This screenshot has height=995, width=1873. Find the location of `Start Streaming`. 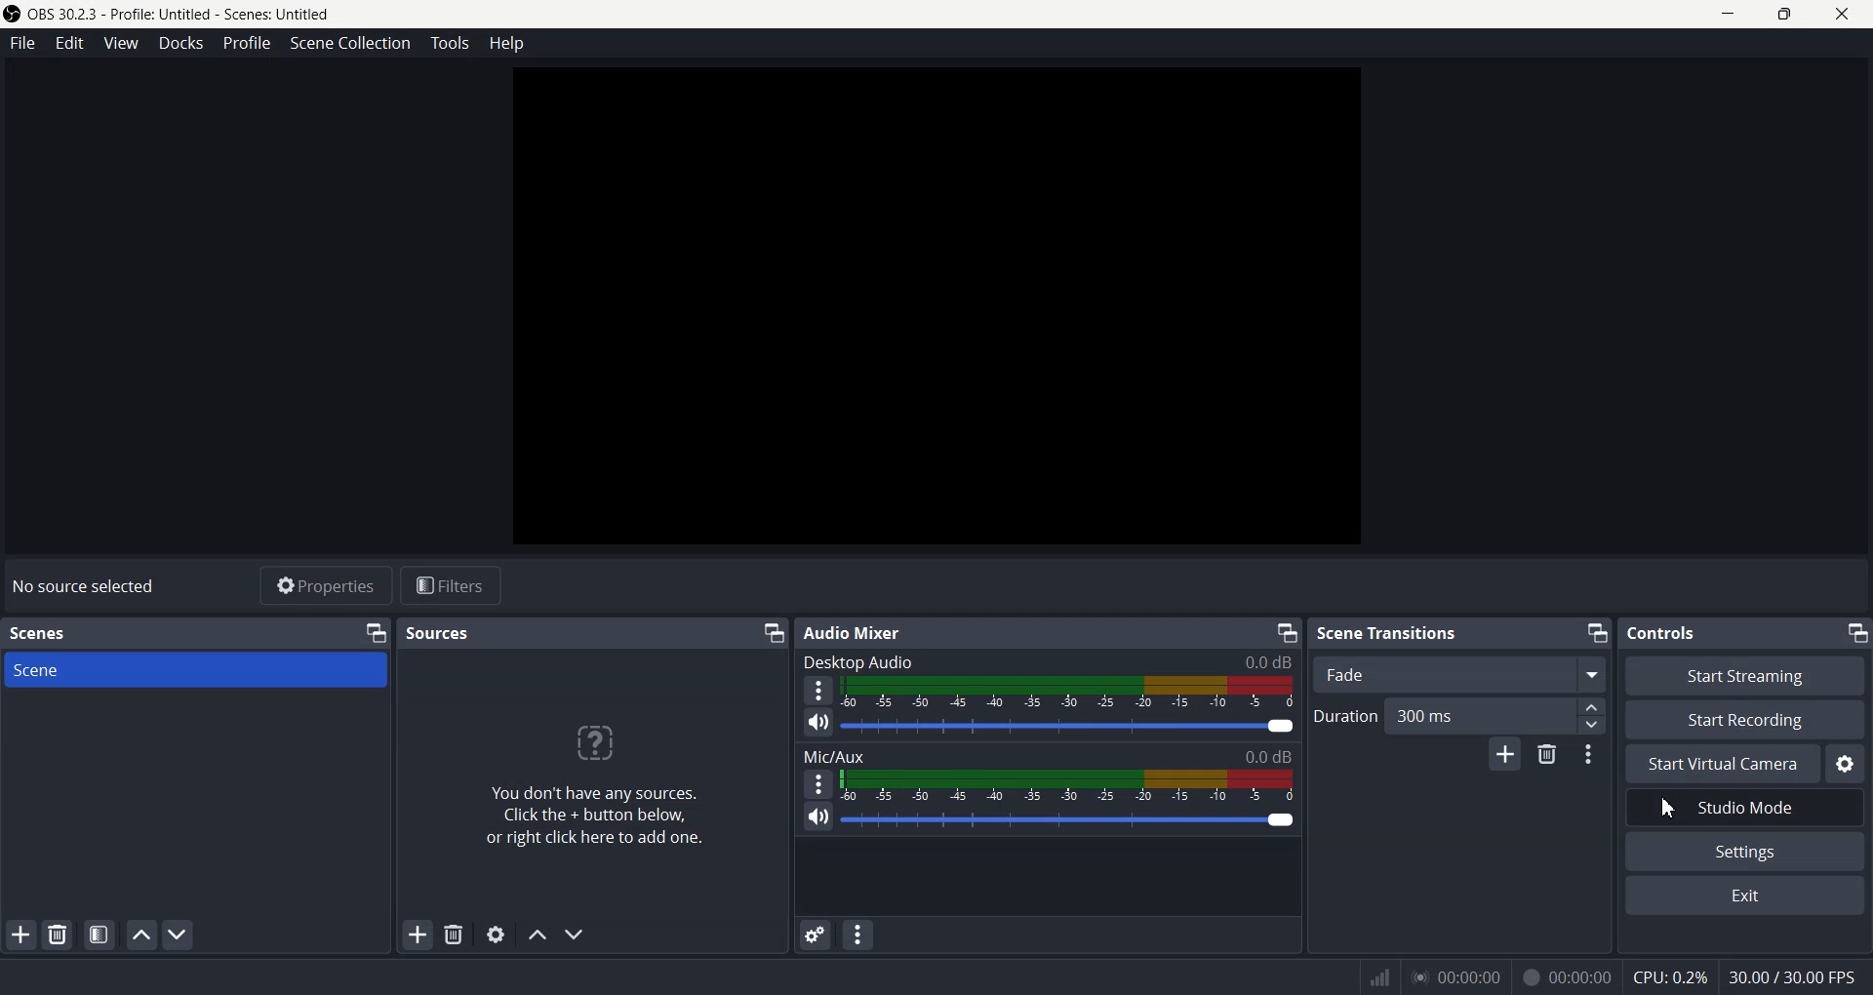

Start Streaming is located at coordinates (1744, 676).